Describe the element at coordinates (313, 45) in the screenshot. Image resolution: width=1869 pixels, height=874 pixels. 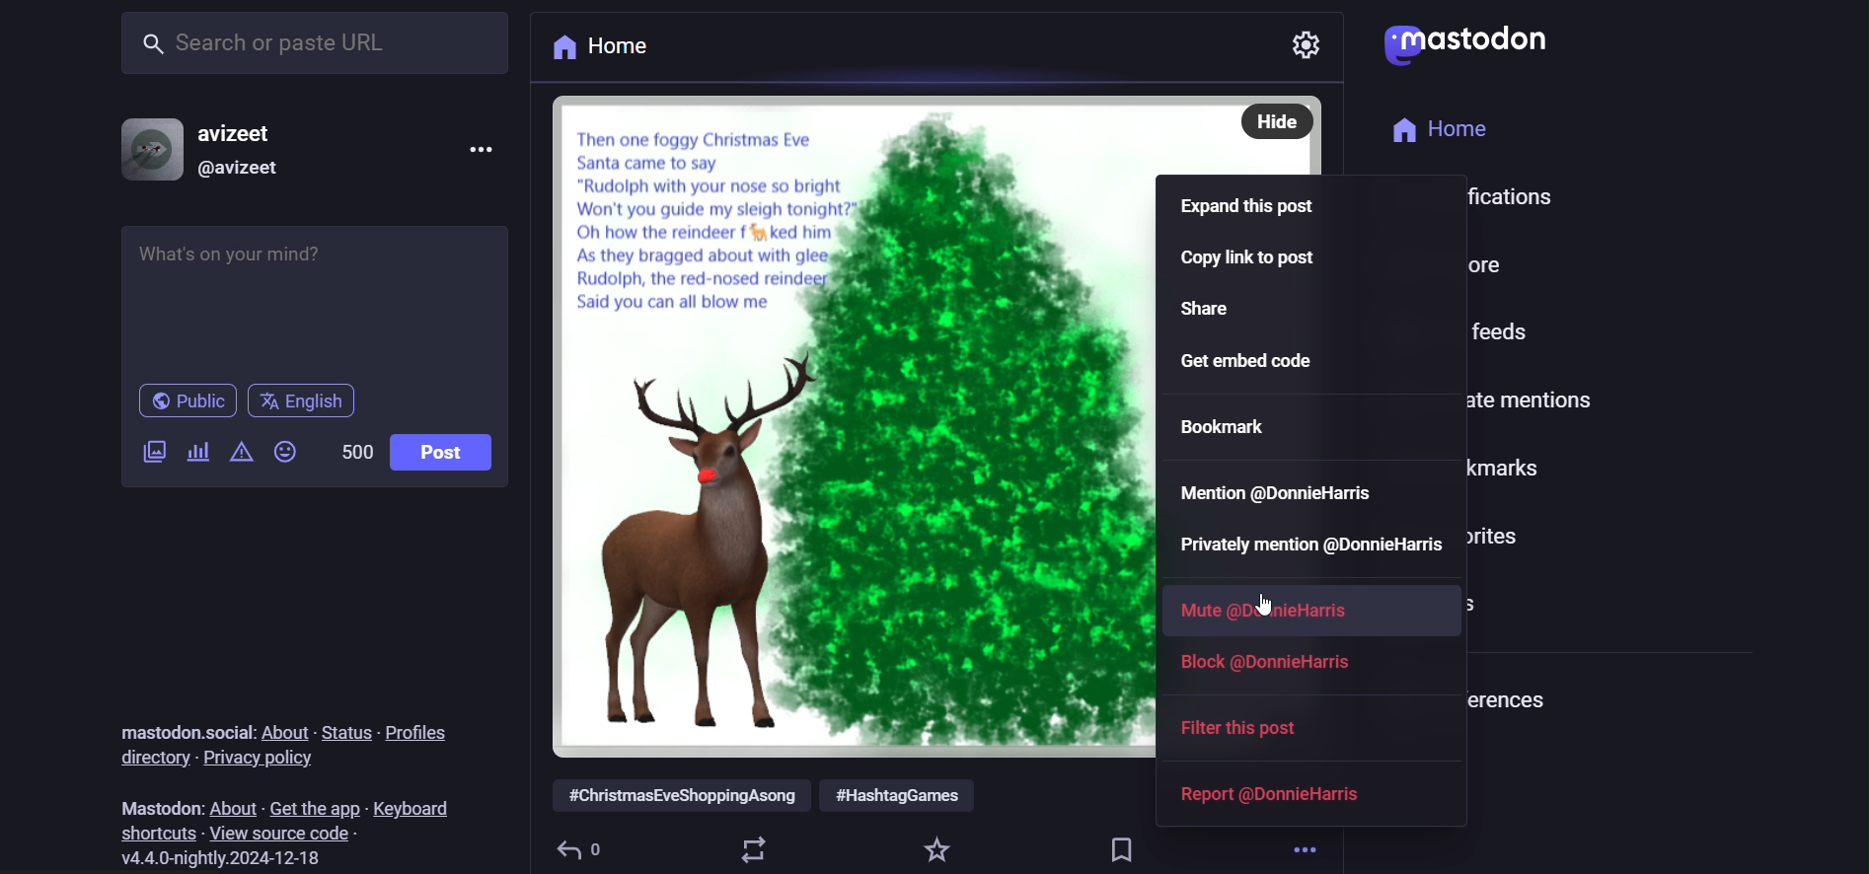
I see `search bar` at that location.